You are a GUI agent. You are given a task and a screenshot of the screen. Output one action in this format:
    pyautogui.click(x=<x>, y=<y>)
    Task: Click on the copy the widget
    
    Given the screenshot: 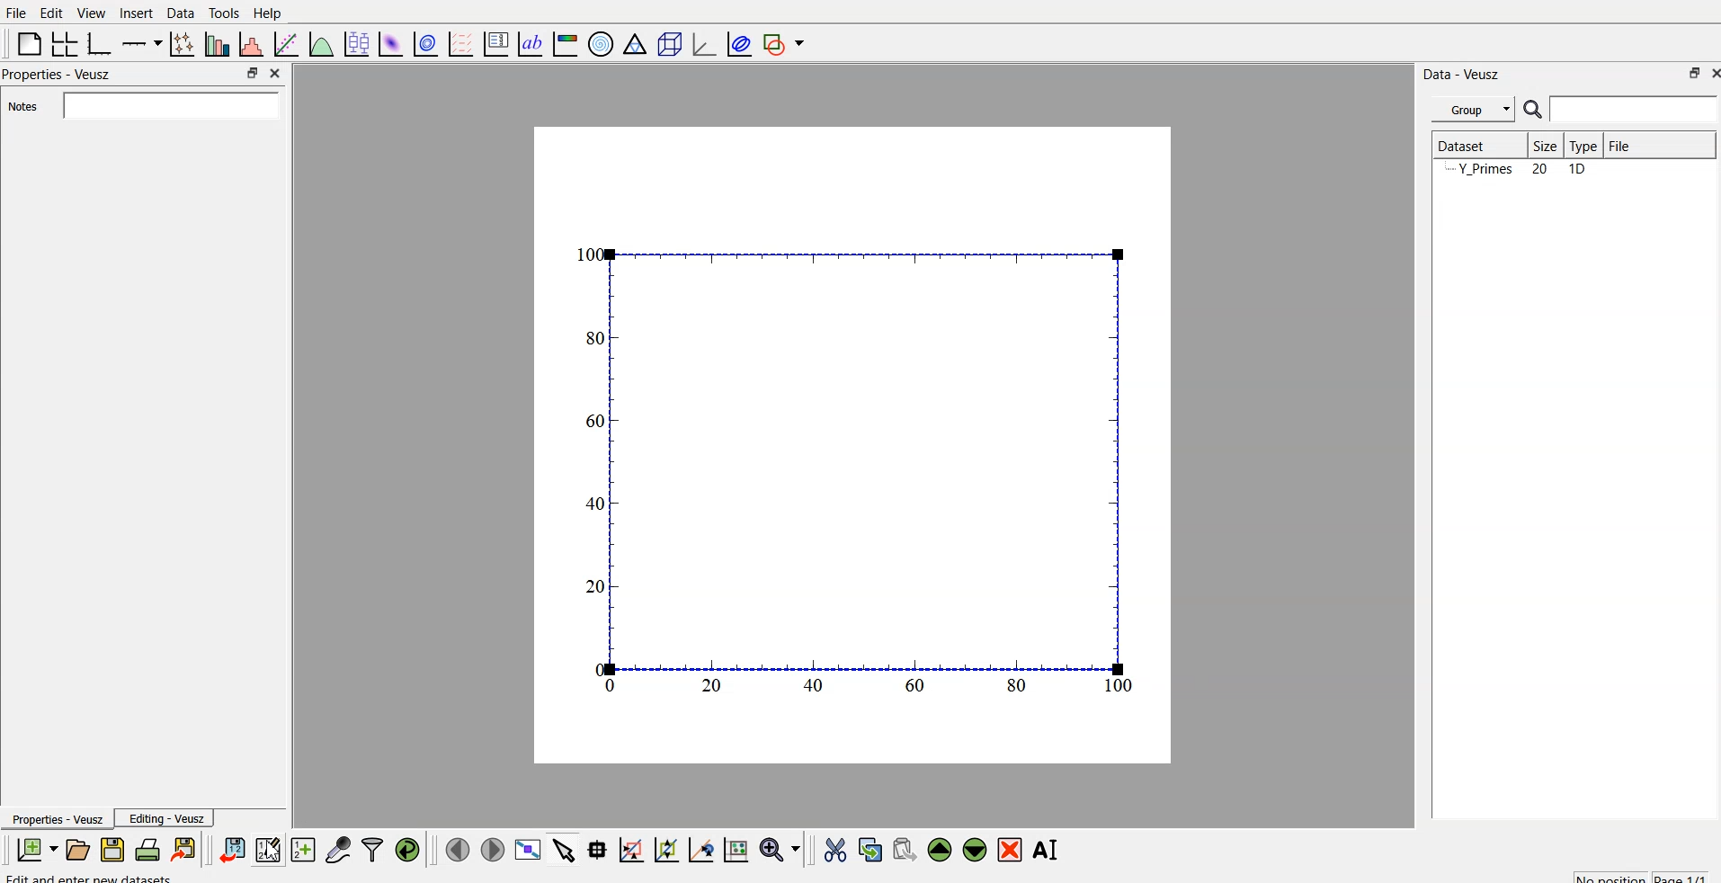 What is the action you would take?
    pyautogui.click(x=869, y=849)
    